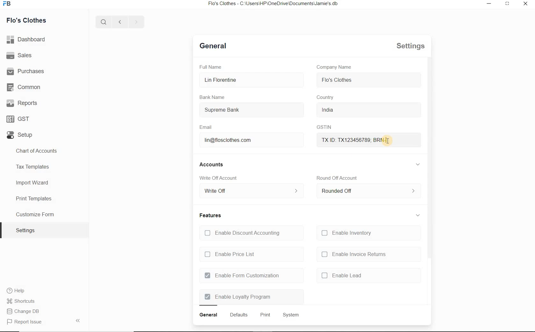 The image size is (535, 332). Describe the element at coordinates (25, 230) in the screenshot. I see `settings` at that location.